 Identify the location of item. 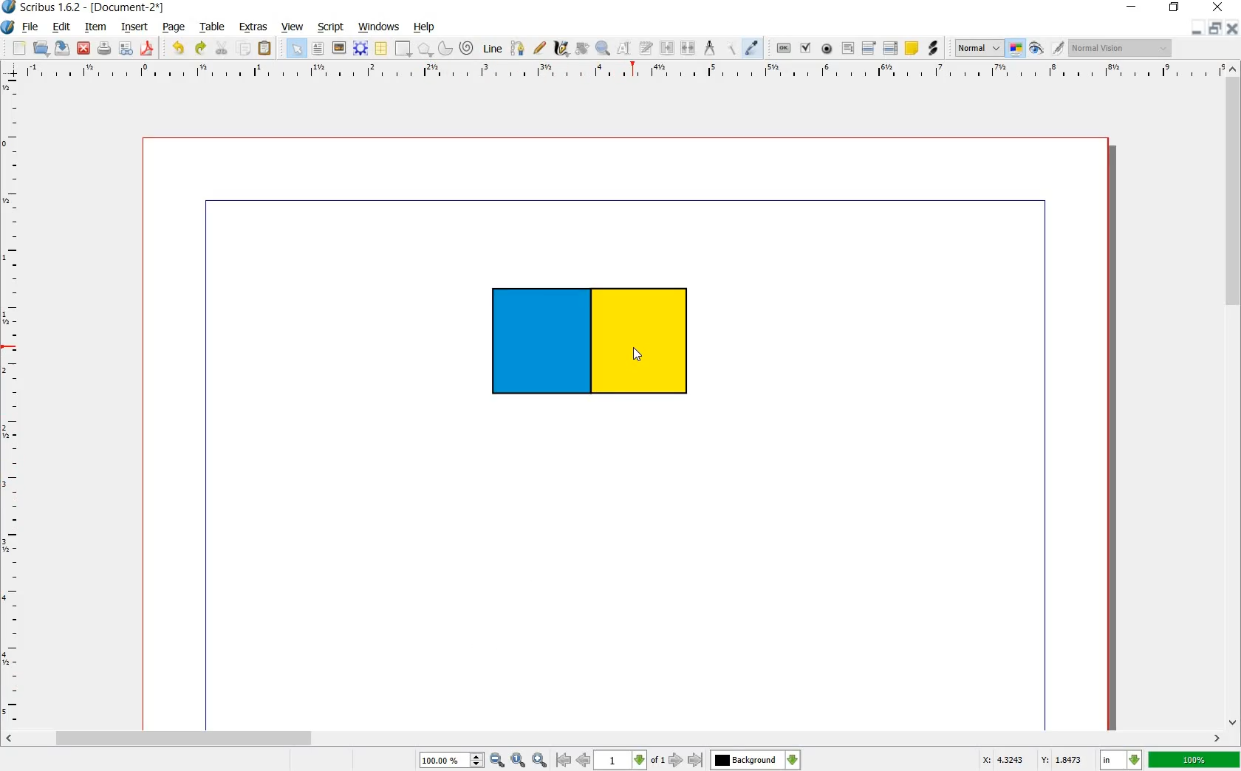
(96, 27).